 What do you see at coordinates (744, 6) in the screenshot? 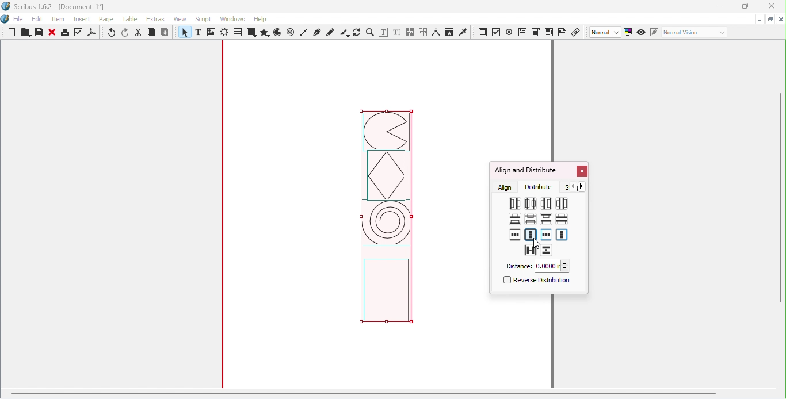
I see `Maximize` at bounding box center [744, 6].